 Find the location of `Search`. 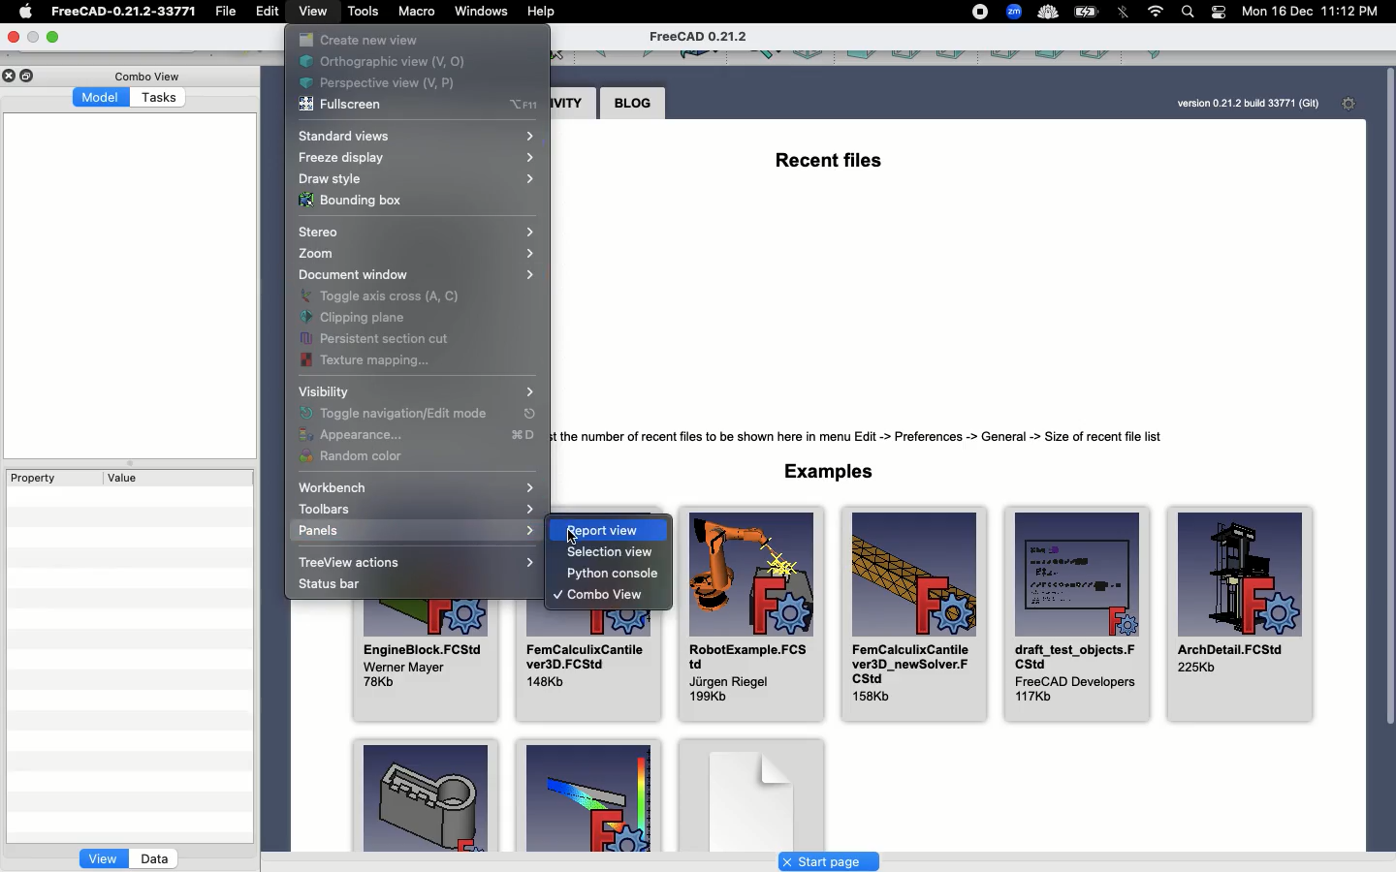

Search is located at coordinates (1189, 12).